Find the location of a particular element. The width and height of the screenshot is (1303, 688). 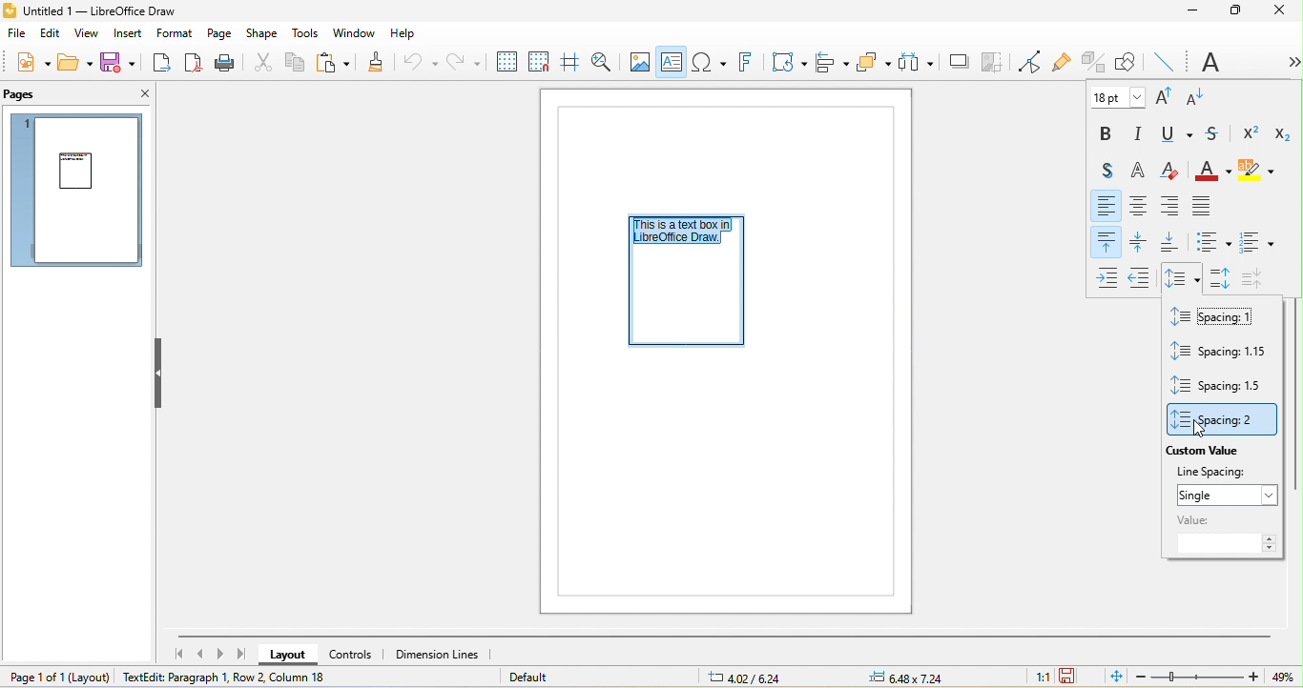

align top is located at coordinates (1107, 241).